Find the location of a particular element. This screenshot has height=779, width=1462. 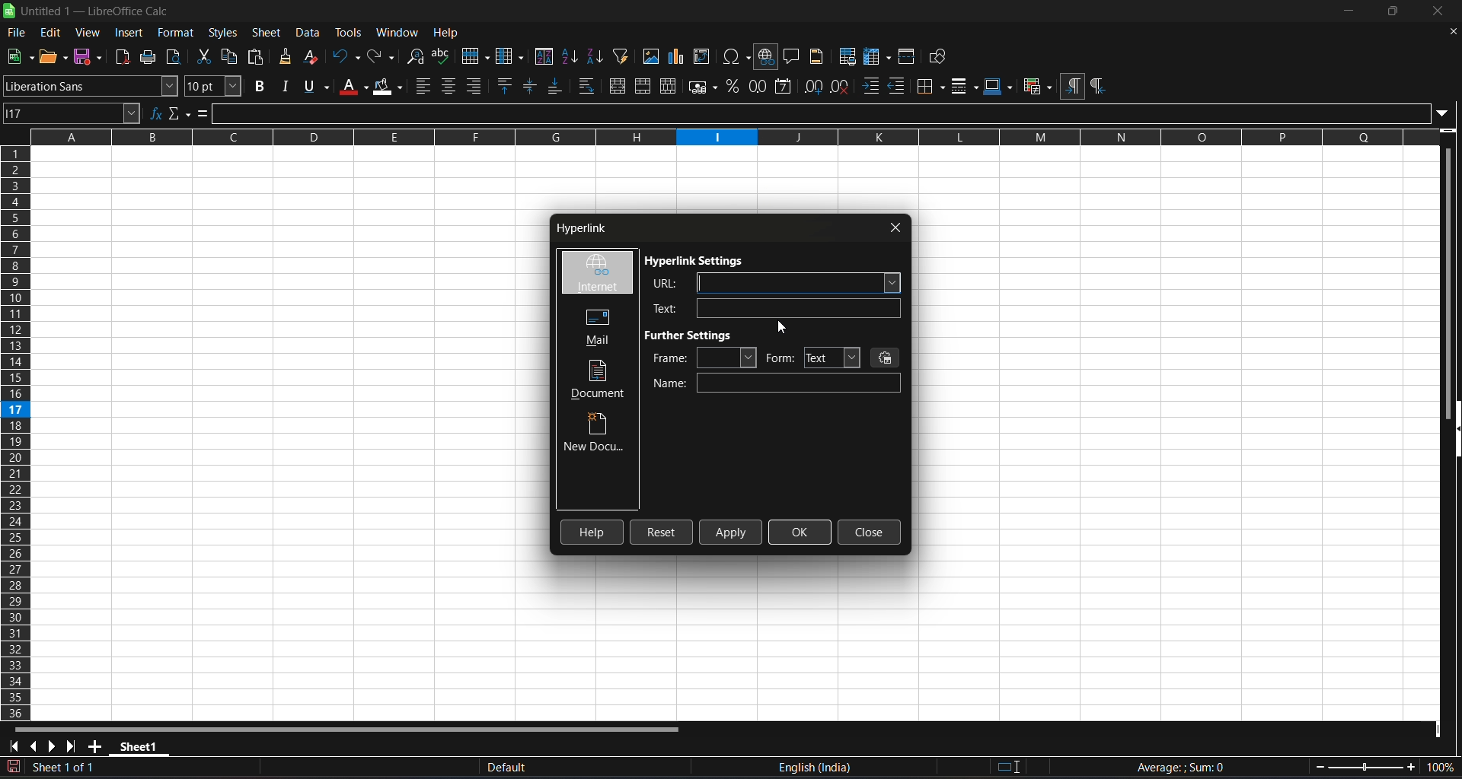

hide is located at coordinates (1453, 431).